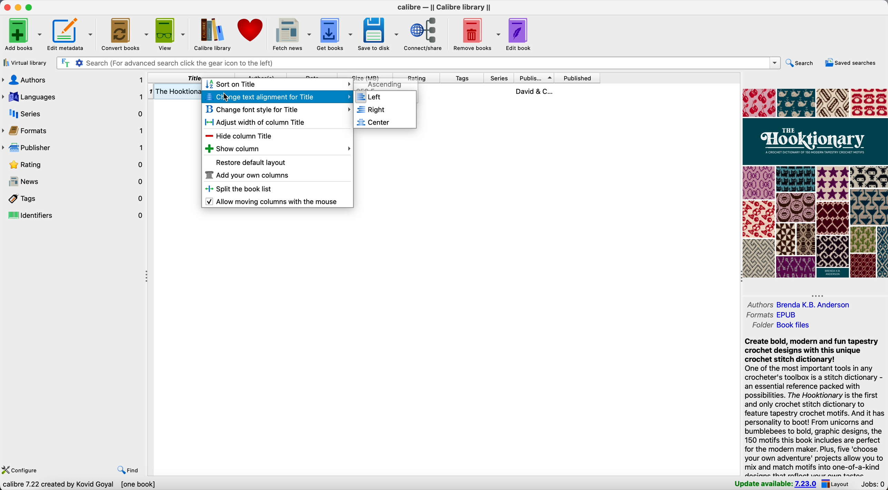 The image size is (888, 490). Describe the element at coordinates (533, 91) in the screenshot. I see `David & C` at that location.